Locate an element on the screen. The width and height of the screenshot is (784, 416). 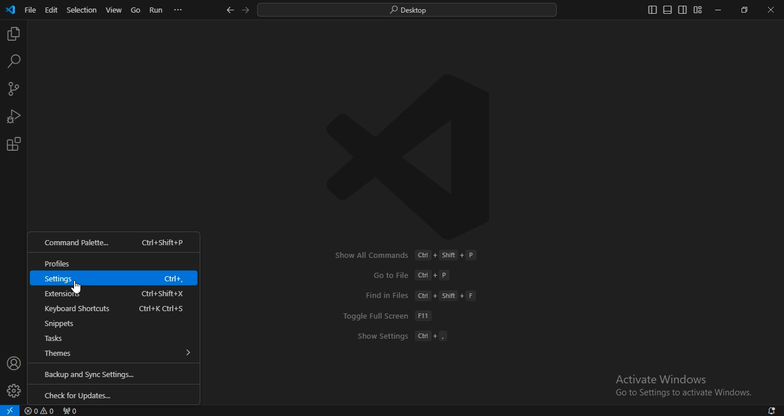
selection is located at coordinates (83, 10).